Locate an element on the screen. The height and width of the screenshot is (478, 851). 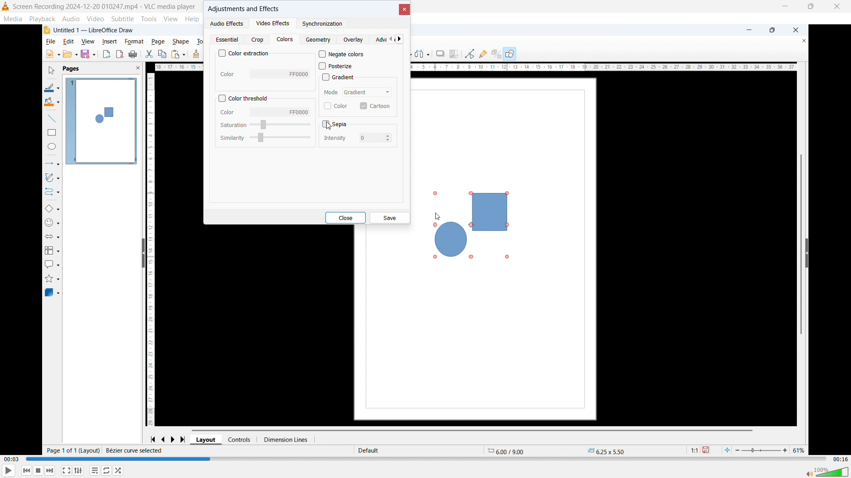
Saturation is located at coordinates (234, 126).